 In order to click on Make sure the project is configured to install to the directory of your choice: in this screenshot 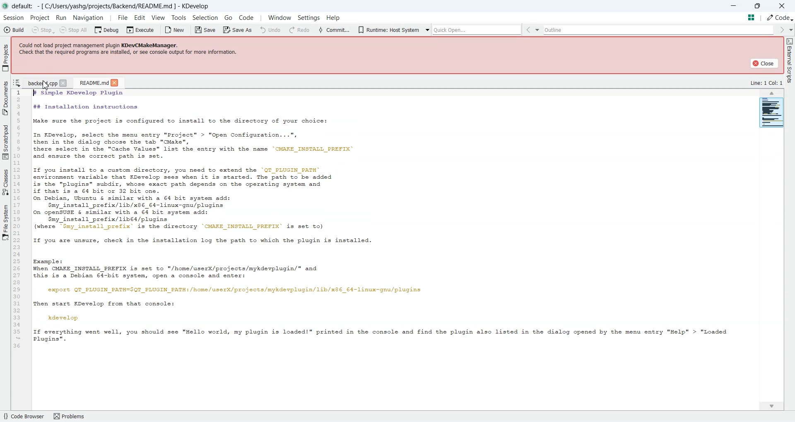, I will do `click(178, 121)`.